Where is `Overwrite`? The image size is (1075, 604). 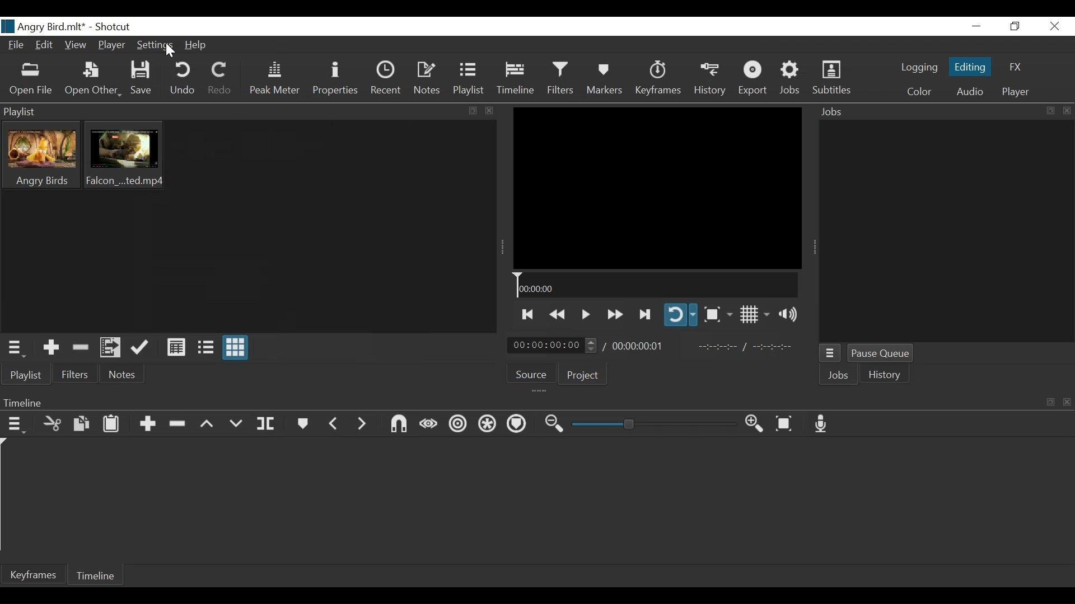 Overwrite is located at coordinates (237, 425).